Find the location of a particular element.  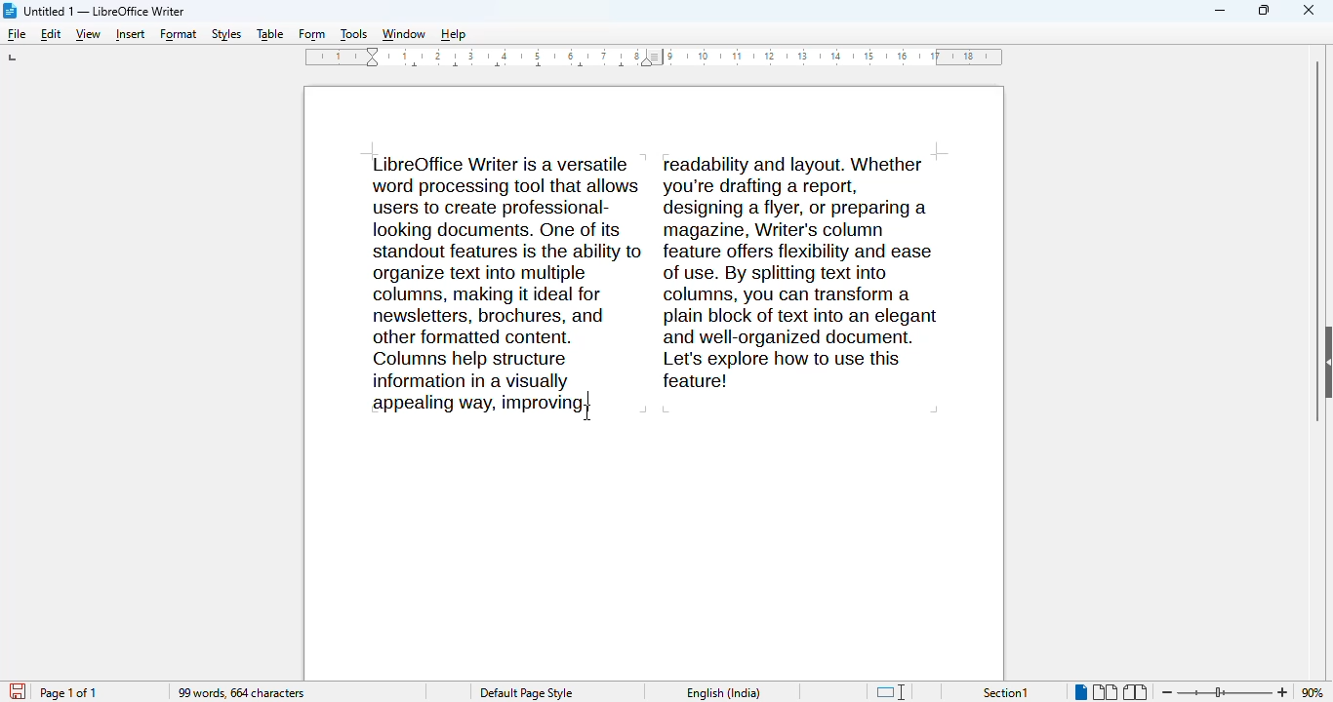

section 1 is located at coordinates (1006, 693).